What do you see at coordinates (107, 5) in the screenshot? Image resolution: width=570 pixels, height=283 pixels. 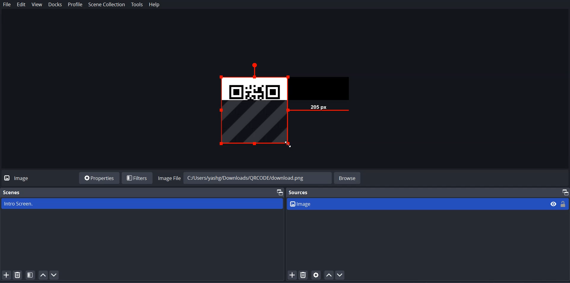 I see `Scene Collection` at bounding box center [107, 5].